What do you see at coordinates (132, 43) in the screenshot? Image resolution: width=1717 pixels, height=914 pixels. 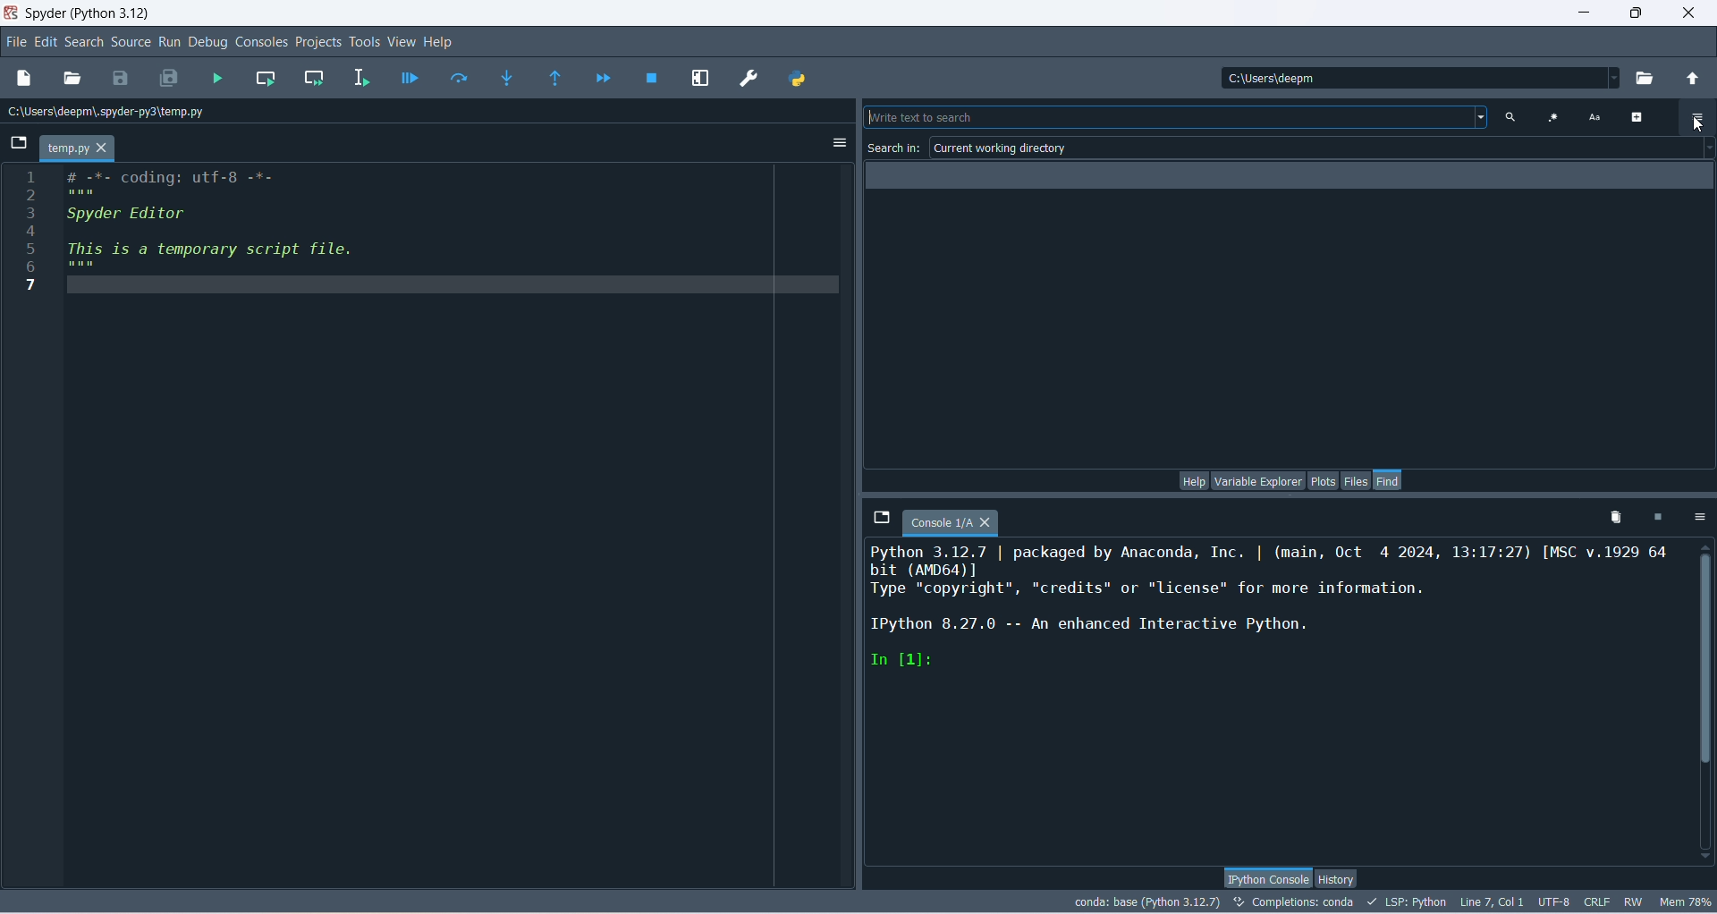 I see `source` at bounding box center [132, 43].